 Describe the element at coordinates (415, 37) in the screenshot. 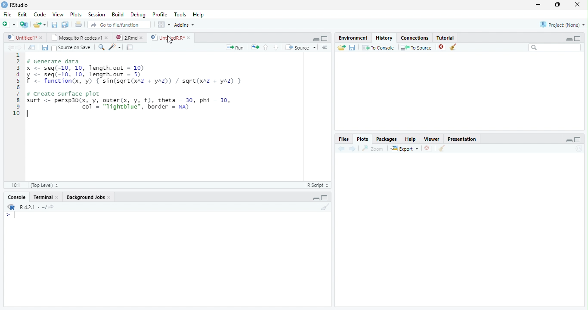

I see `Connections` at that location.